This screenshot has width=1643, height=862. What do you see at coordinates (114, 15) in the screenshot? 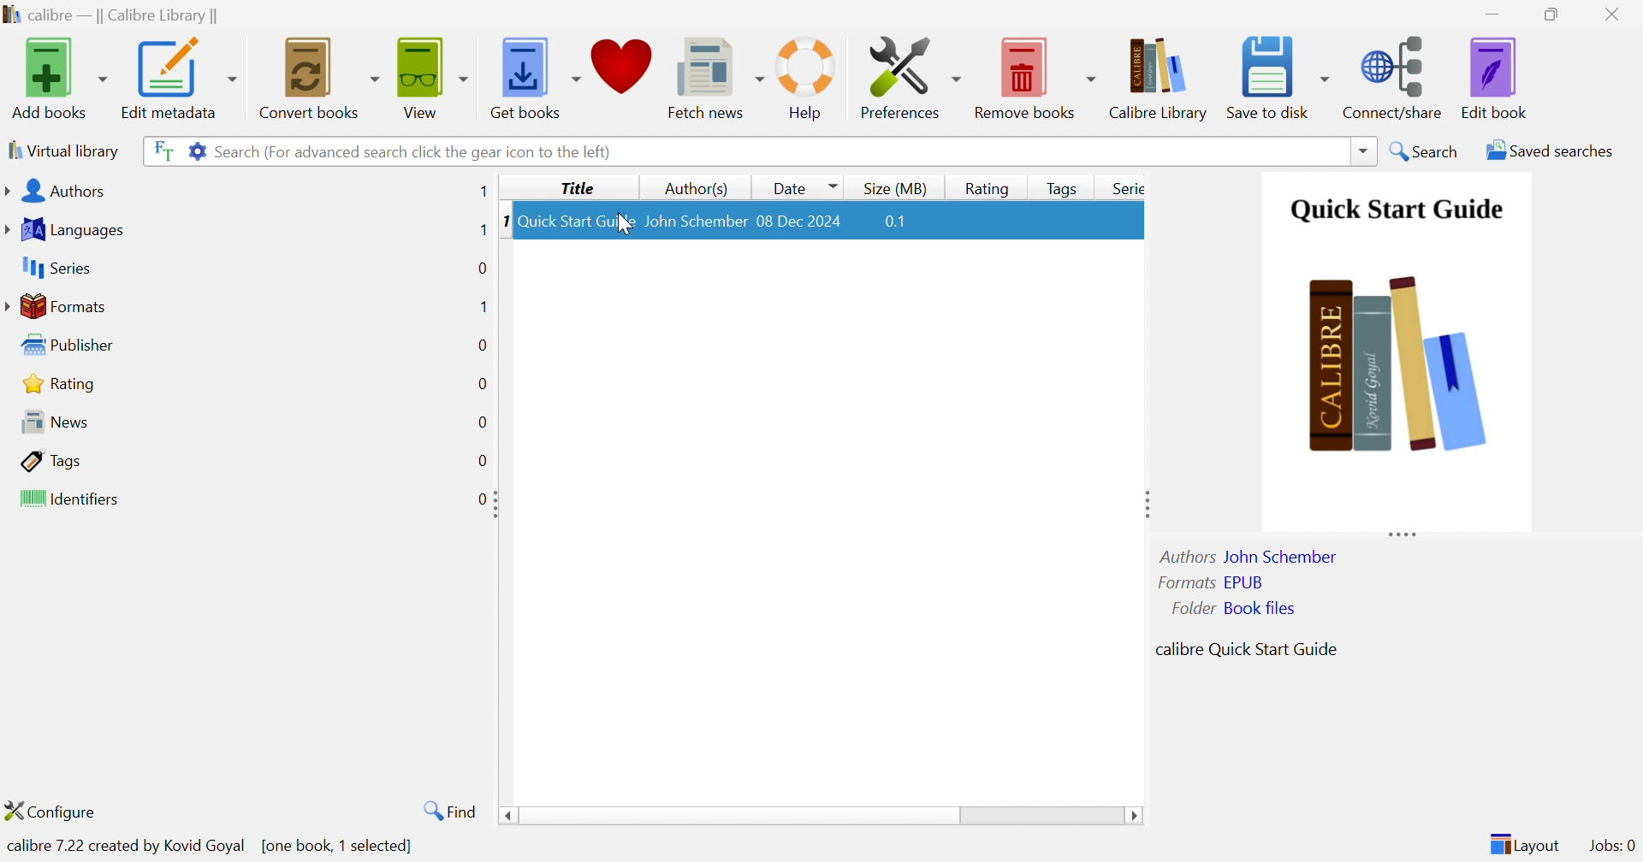
I see `calibre - || Calibre Library||` at bounding box center [114, 15].